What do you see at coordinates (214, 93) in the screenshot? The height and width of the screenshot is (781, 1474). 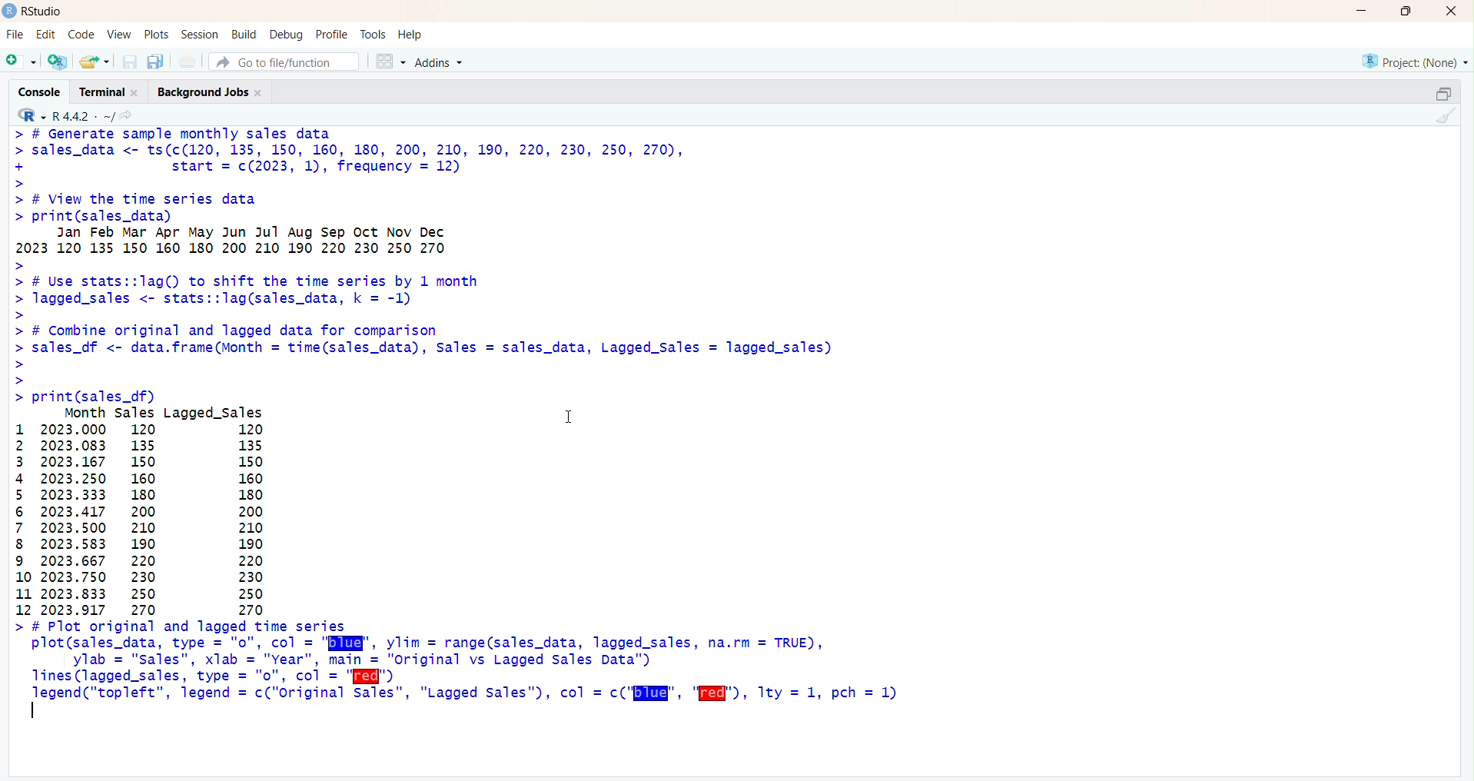 I see `background jobs` at bounding box center [214, 93].